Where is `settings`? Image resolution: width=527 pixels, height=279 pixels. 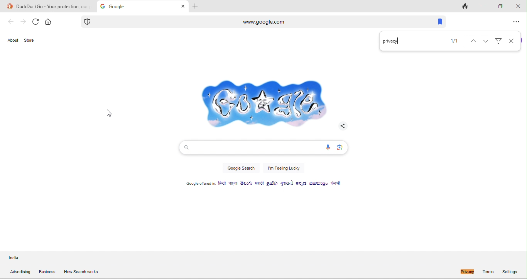 settings is located at coordinates (513, 271).